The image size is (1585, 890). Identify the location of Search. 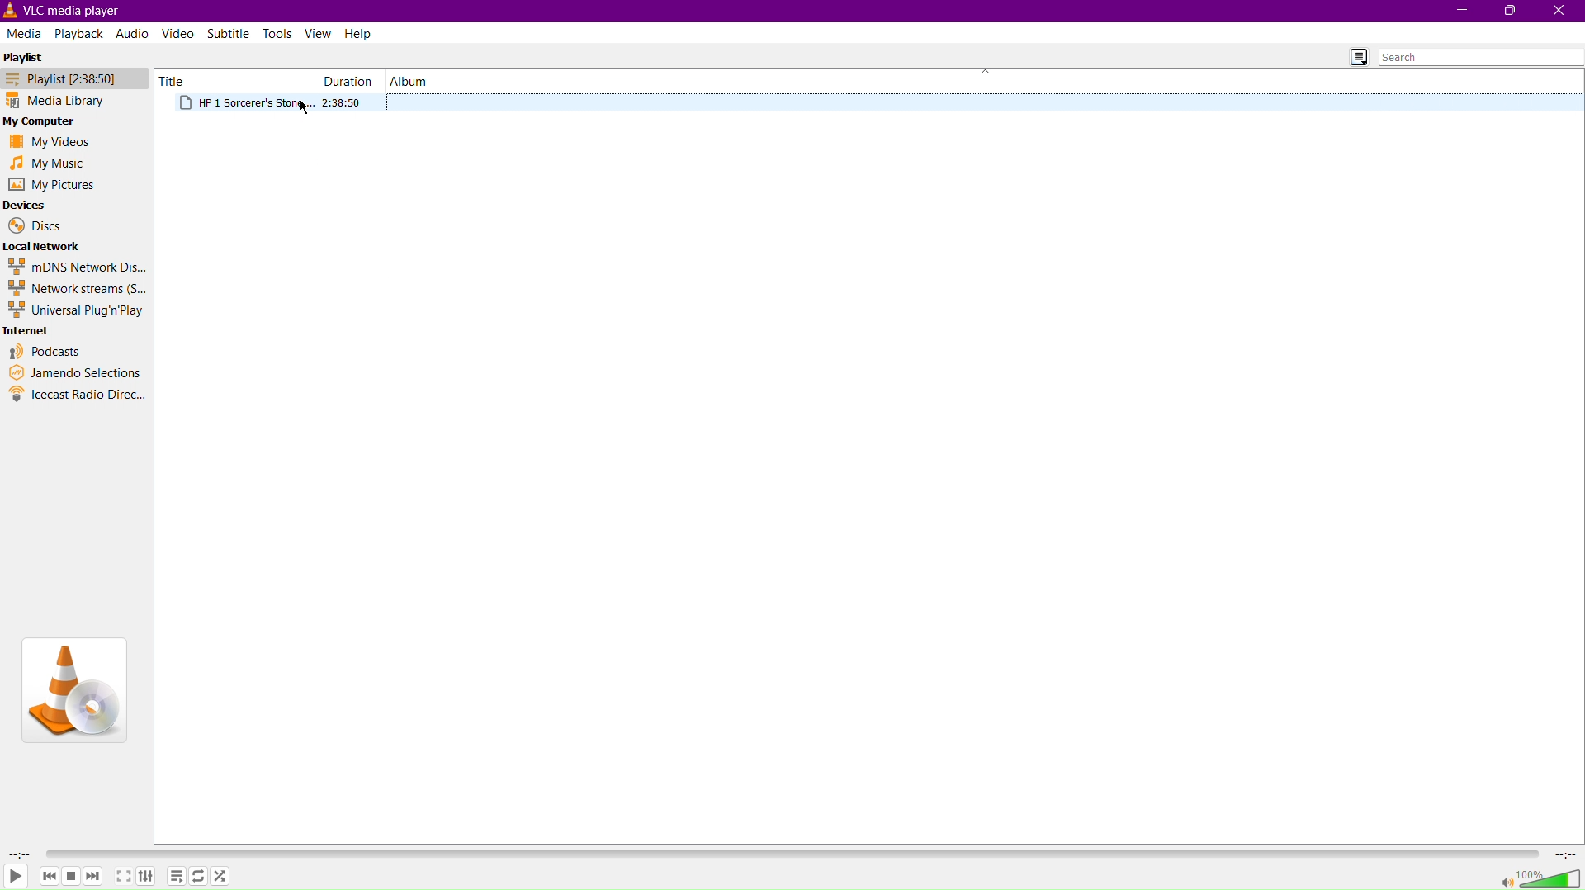
(1480, 57).